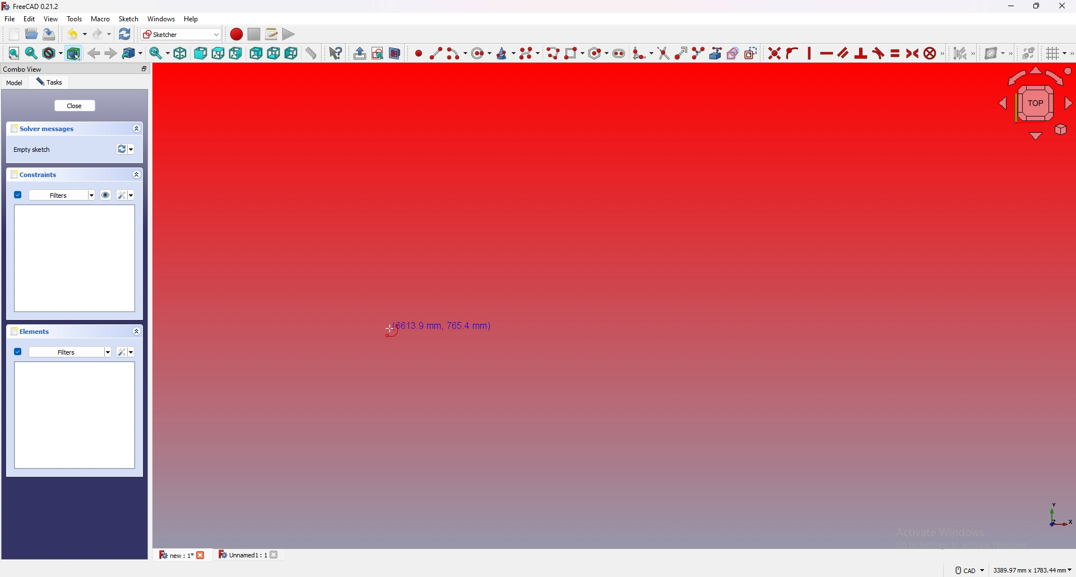  I want to click on create arc, so click(456, 54).